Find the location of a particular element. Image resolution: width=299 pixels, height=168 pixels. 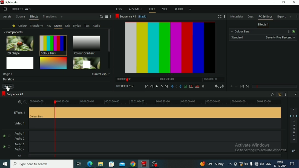

Audio is located at coordinates (179, 10).